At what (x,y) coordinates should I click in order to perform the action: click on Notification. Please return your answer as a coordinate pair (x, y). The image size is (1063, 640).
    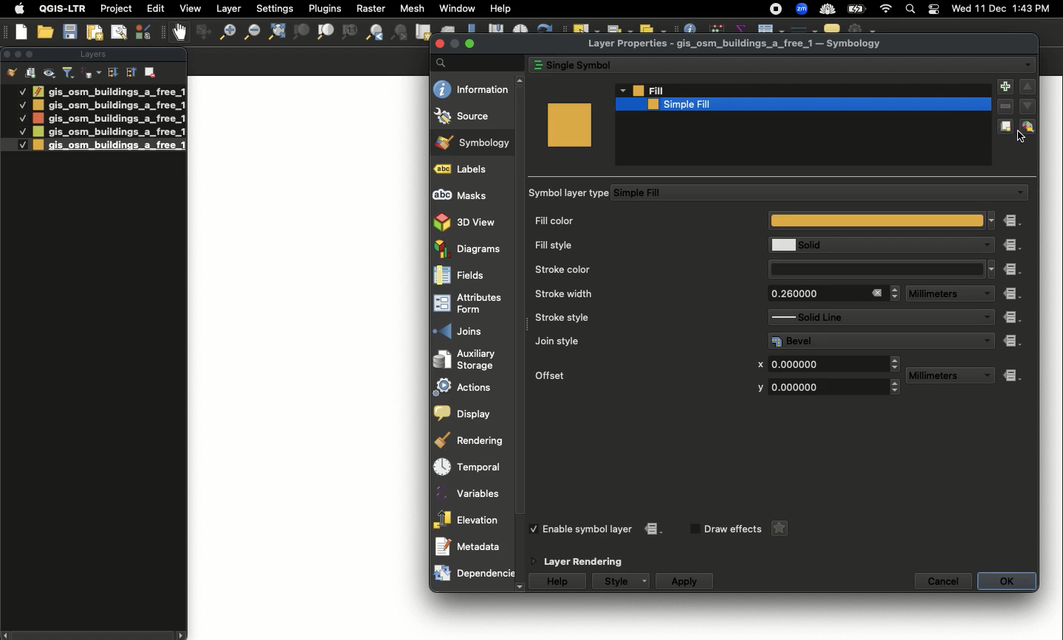
    Looking at the image, I should click on (932, 10).